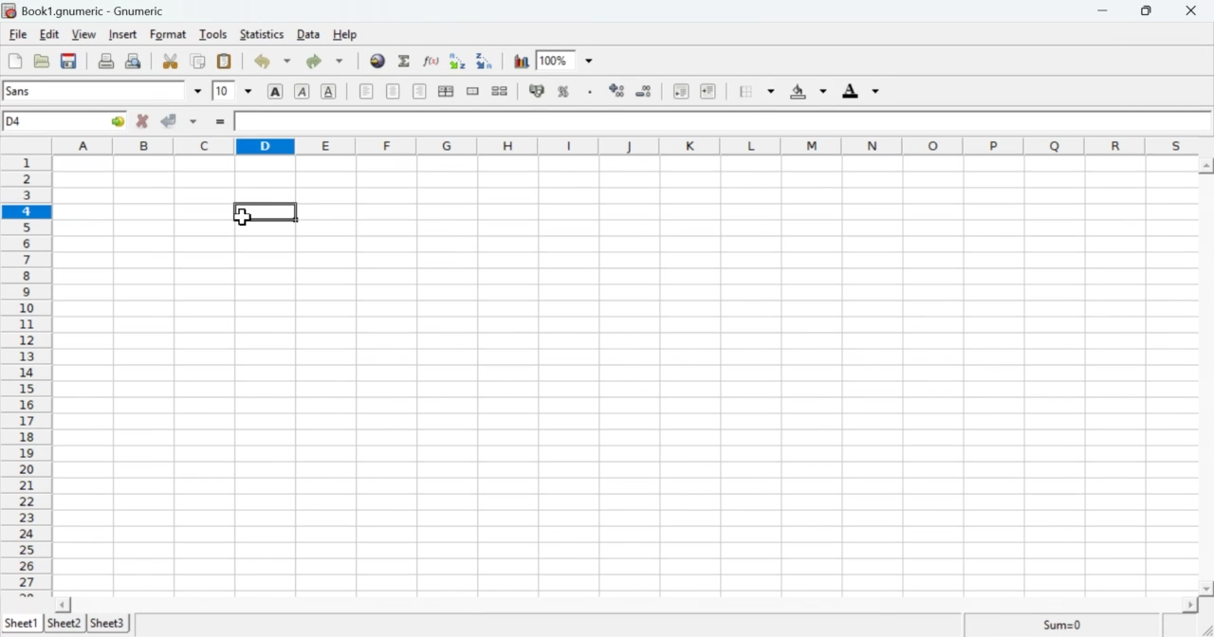 Image resolution: width=1214 pixels, height=637 pixels. Describe the element at coordinates (419, 91) in the screenshot. I see `Center horizontally` at that location.